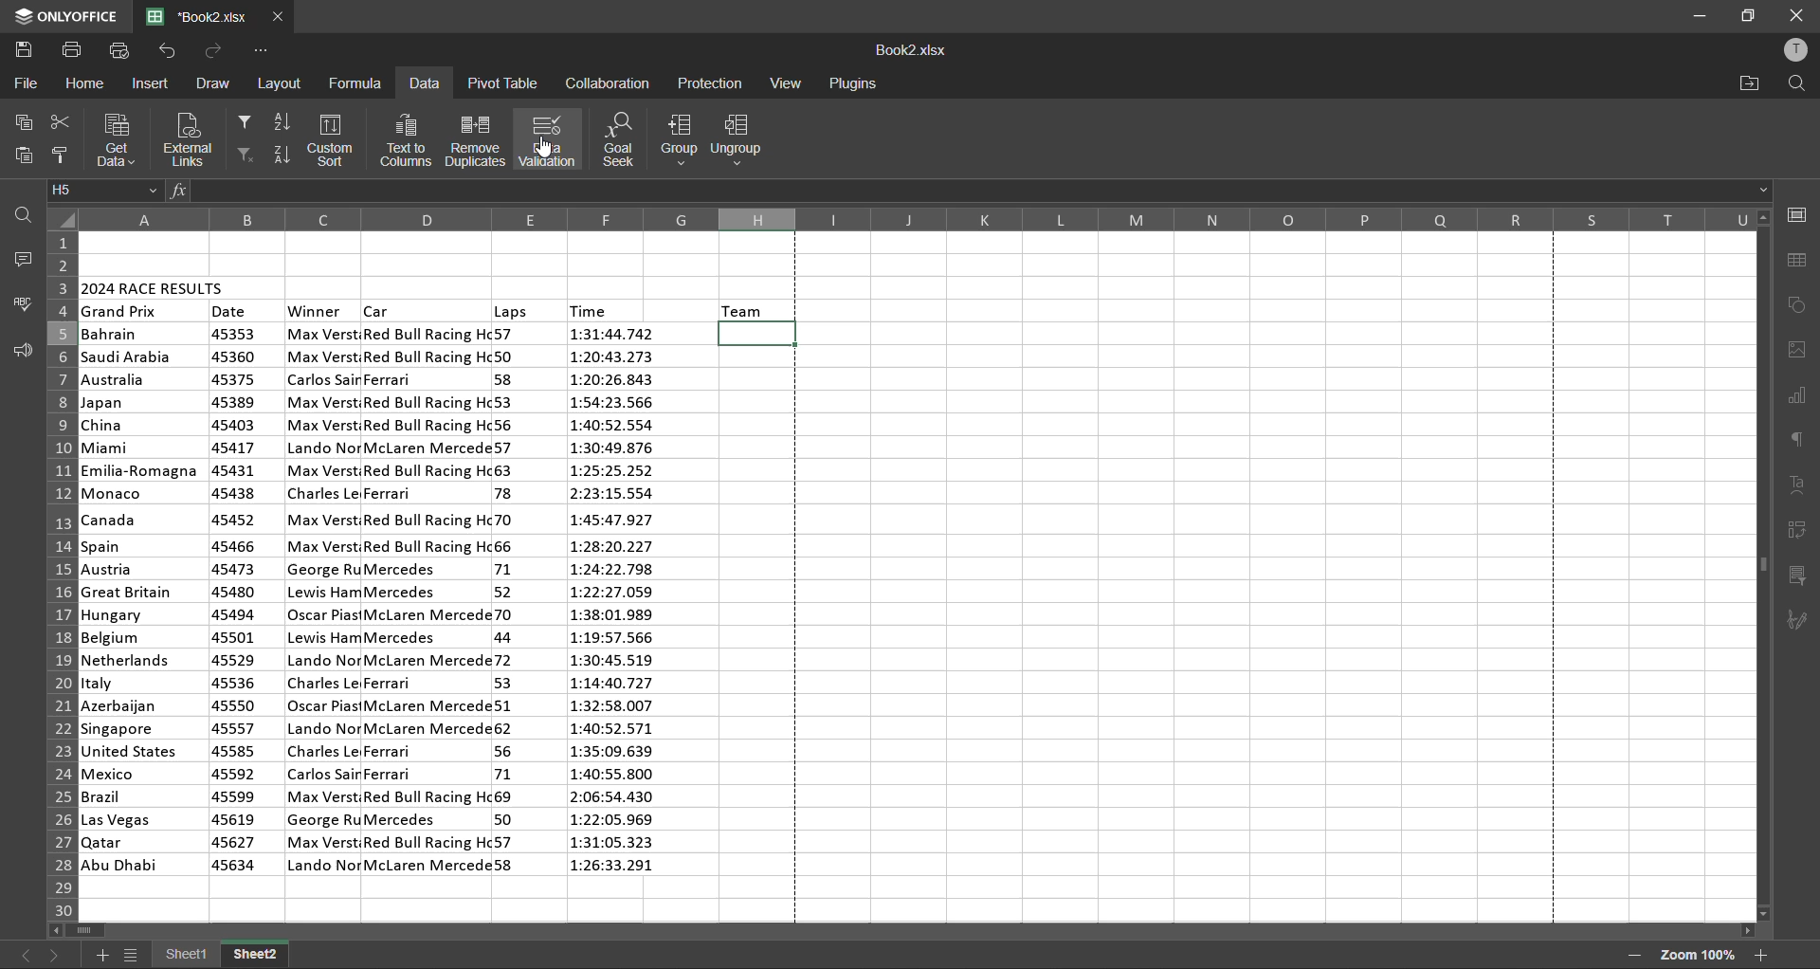  Describe the element at coordinates (282, 84) in the screenshot. I see `layout` at that location.